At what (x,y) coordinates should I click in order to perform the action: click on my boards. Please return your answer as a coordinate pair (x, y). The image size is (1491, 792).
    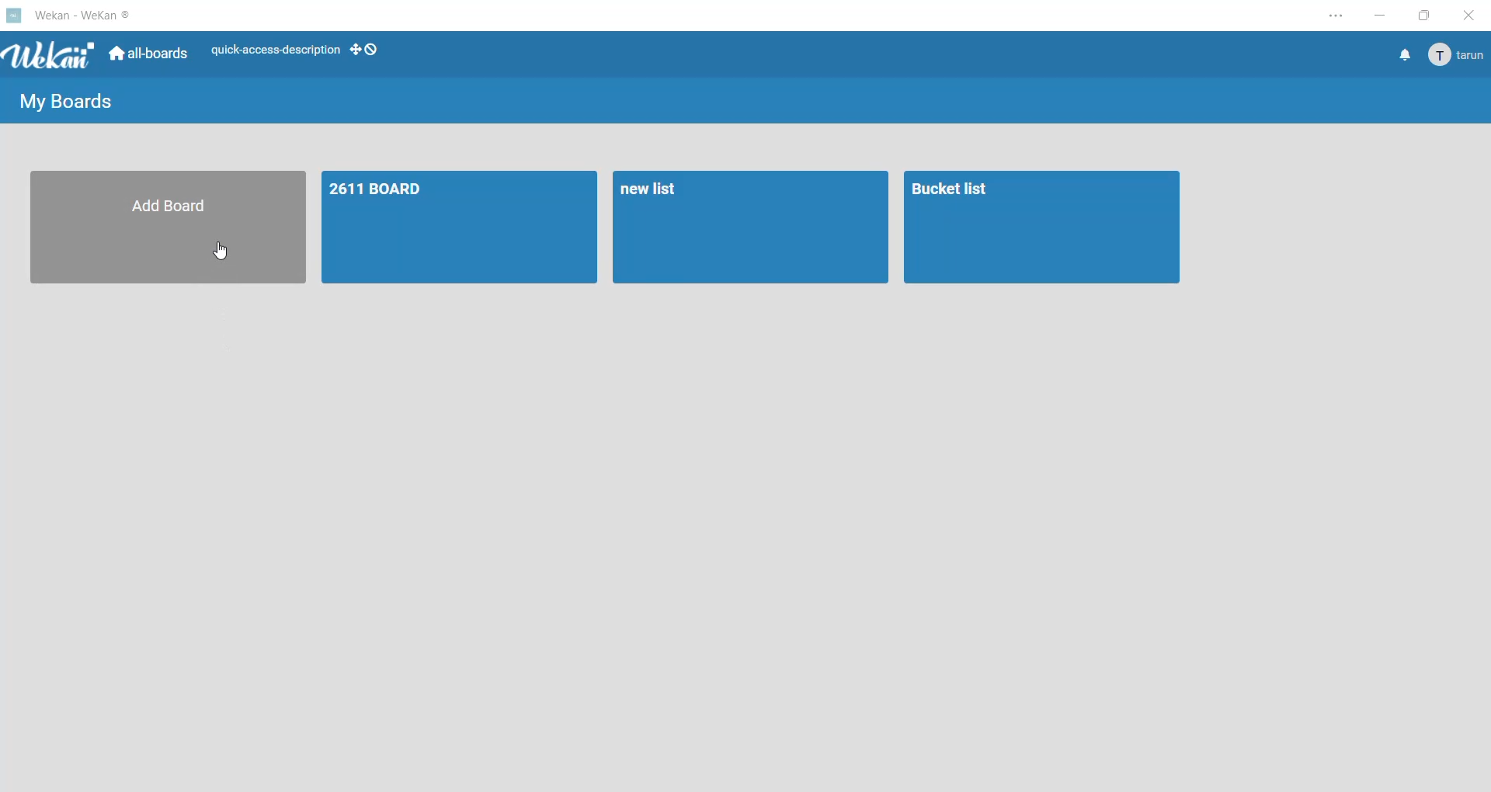
    Looking at the image, I should click on (66, 101).